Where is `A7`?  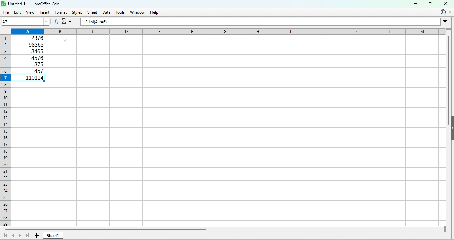 A7 is located at coordinates (14, 21).